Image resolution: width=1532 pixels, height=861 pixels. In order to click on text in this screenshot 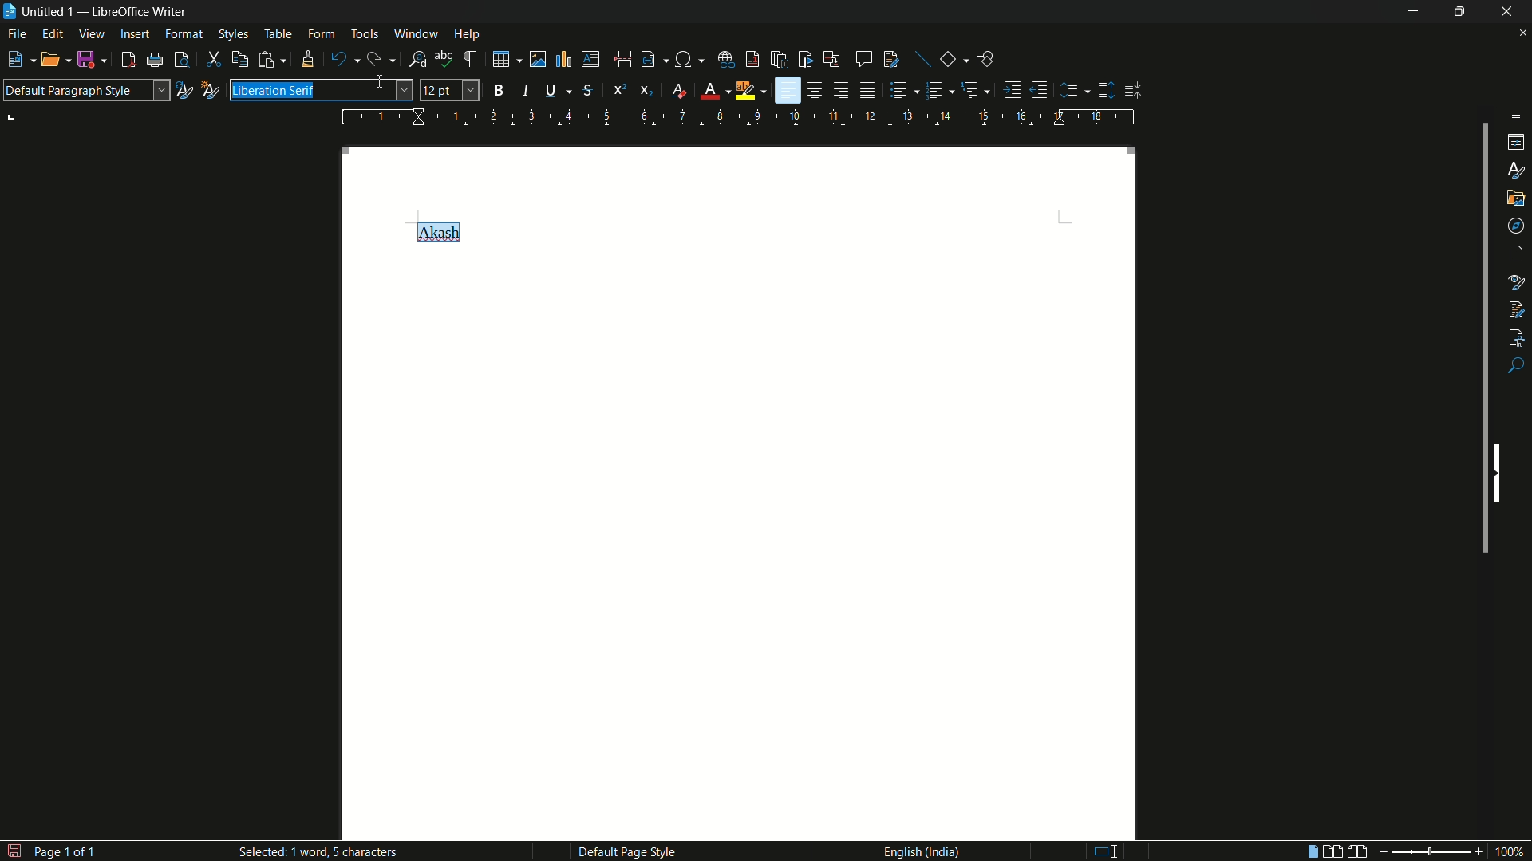, I will do `click(436, 230)`.